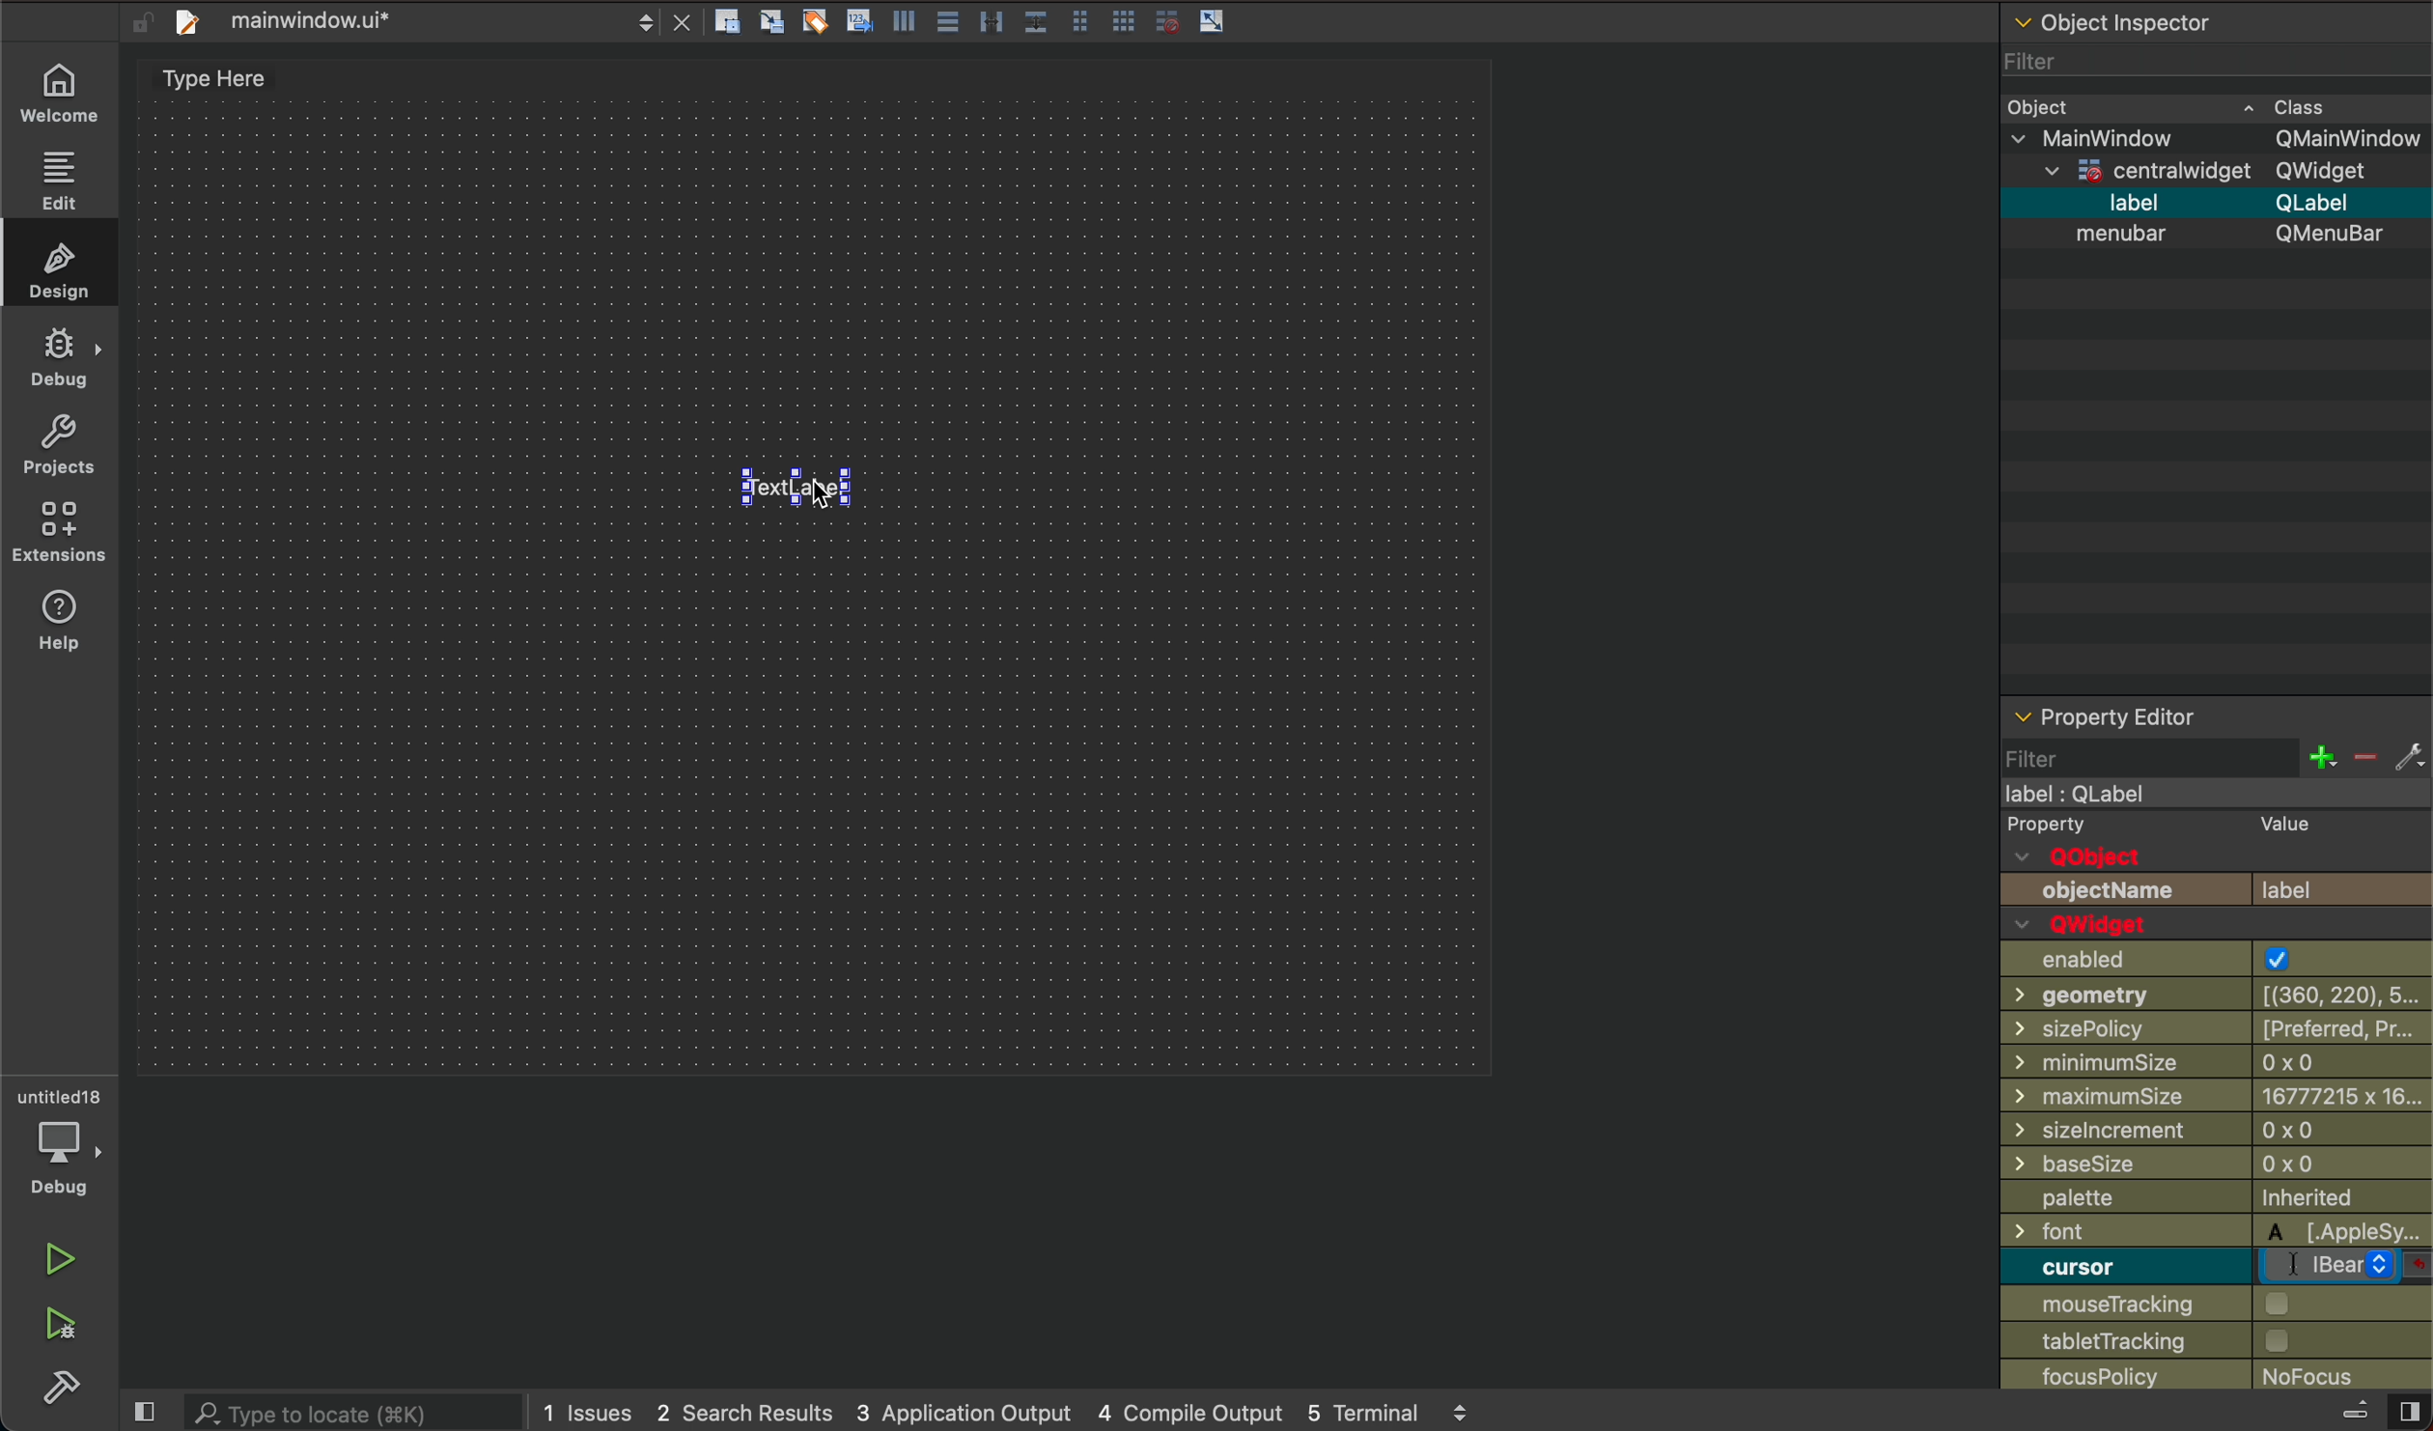 The image size is (2433, 1431). I want to click on 3 application output, so click(961, 1407).